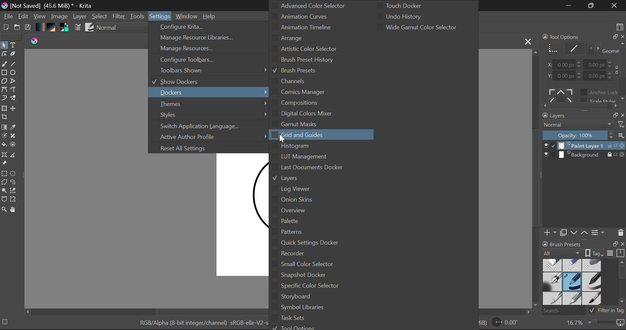 This screenshot has height=330, width=626. What do you see at coordinates (4, 109) in the screenshot?
I see `Transform Layer` at bounding box center [4, 109].